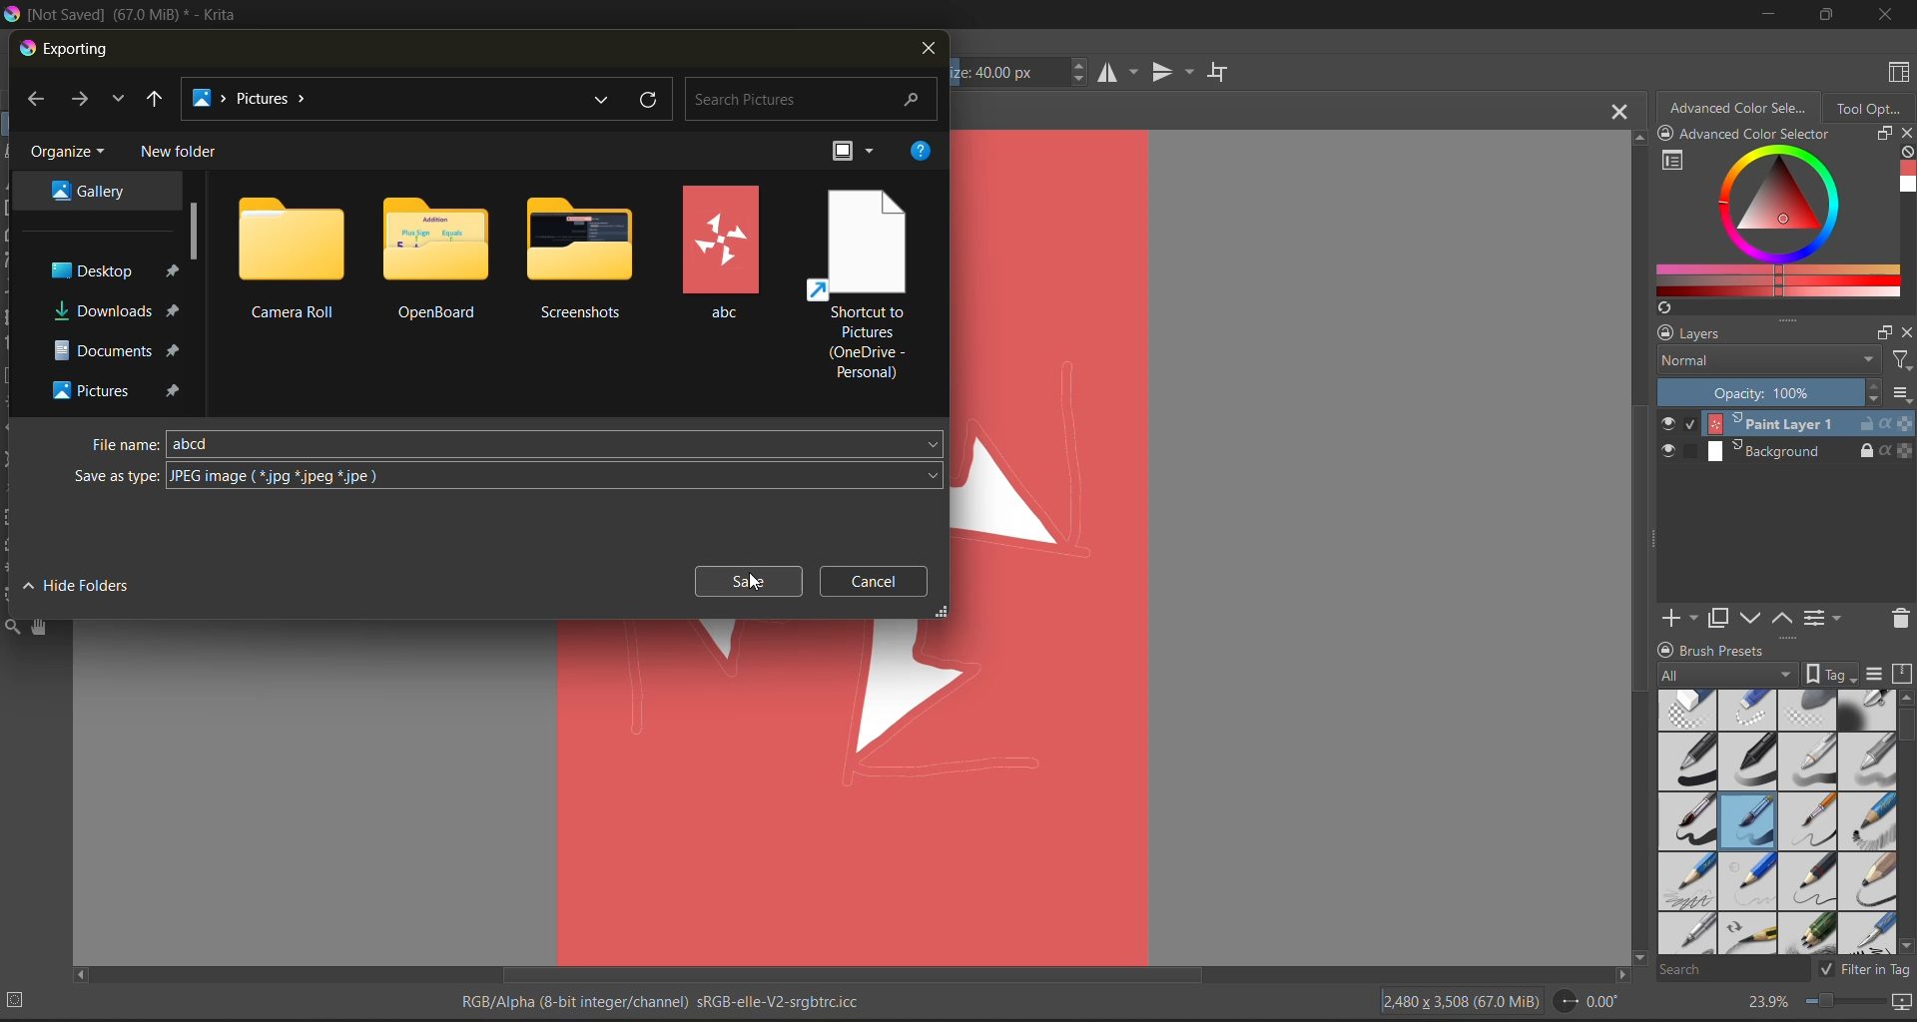 This screenshot has width=1917, height=1022. I want to click on horizontal mirror tool, so click(1120, 74).